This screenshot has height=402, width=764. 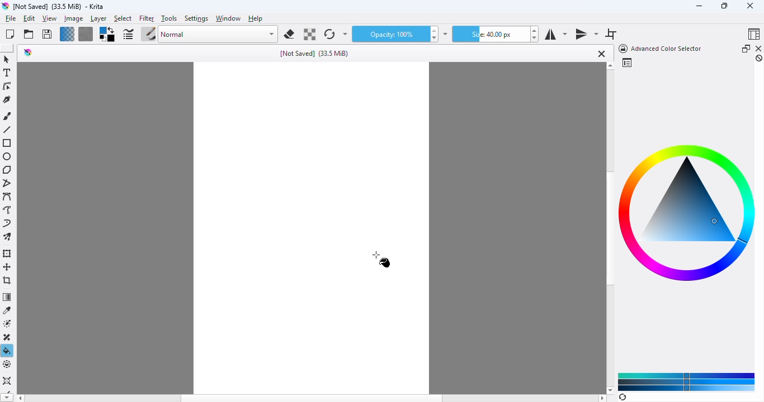 I want to click on horizontal mirror tool, so click(x=555, y=35).